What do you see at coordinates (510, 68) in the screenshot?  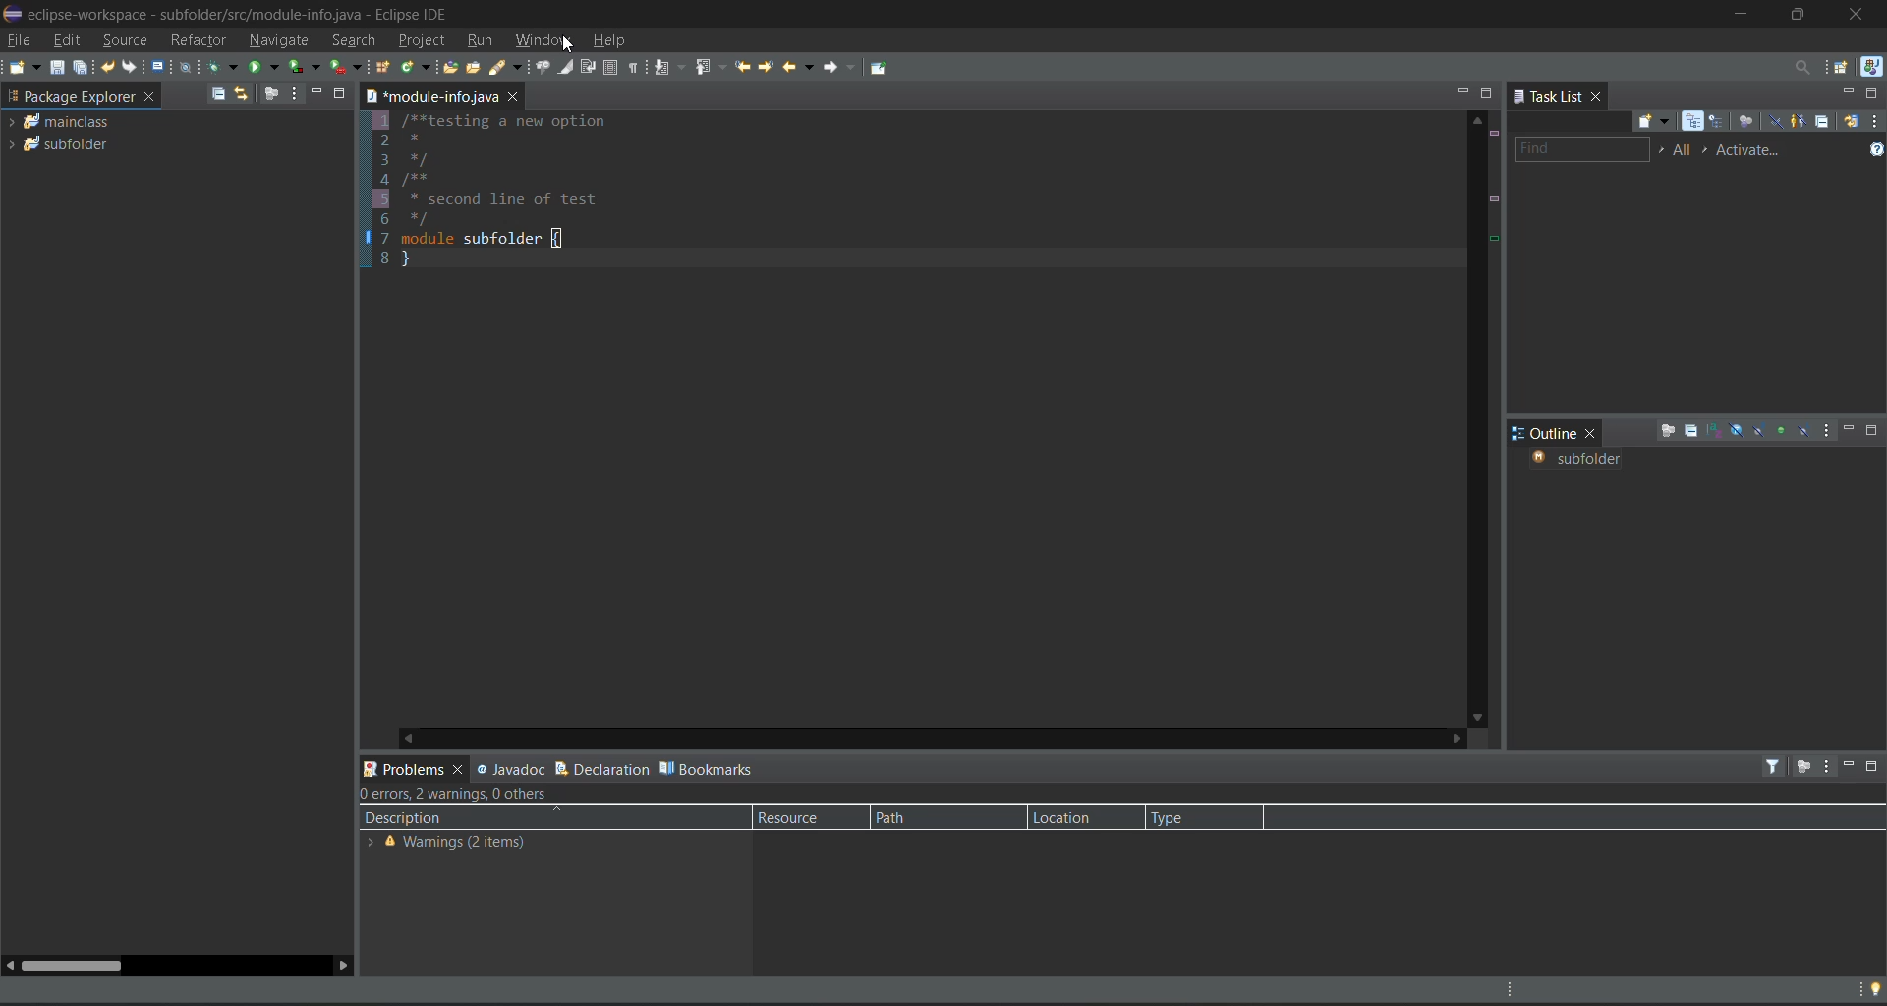 I see `search` at bounding box center [510, 68].